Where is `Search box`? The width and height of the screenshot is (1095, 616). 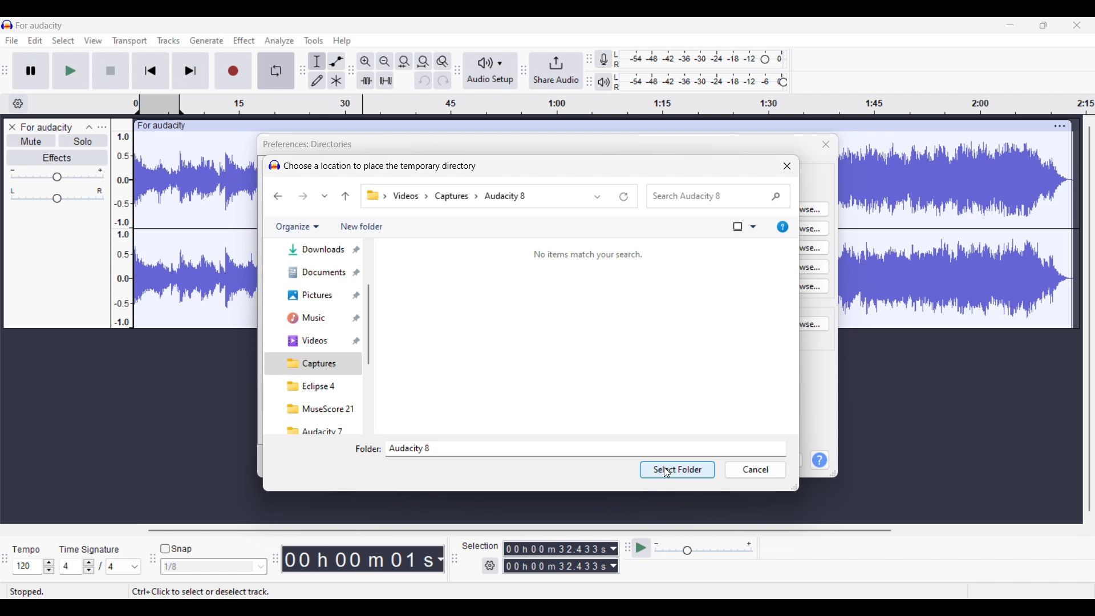 Search box is located at coordinates (718, 196).